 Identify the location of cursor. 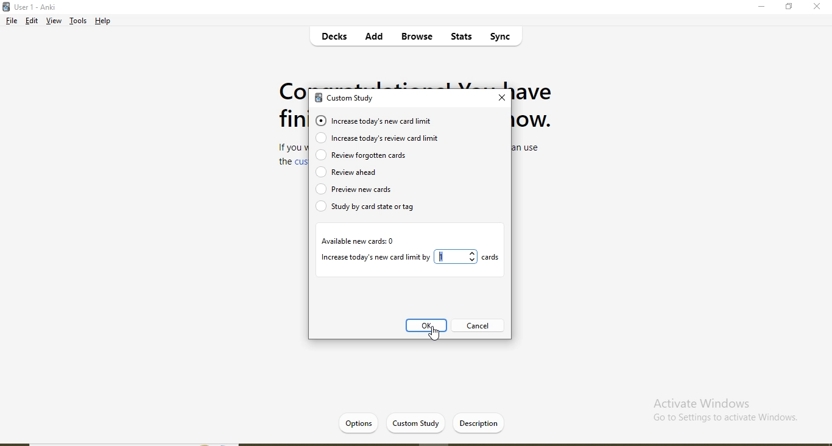
(437, 335).